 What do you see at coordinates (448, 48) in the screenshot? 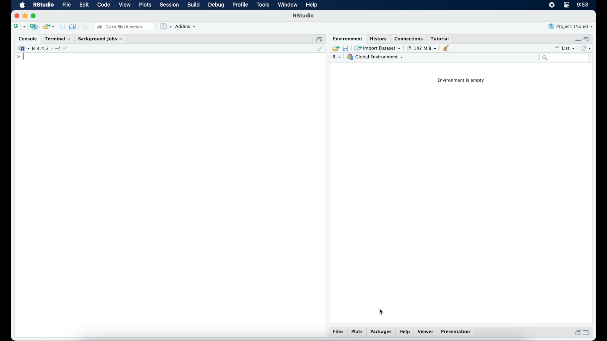
I see `clear` at bounding box center [448, 48].